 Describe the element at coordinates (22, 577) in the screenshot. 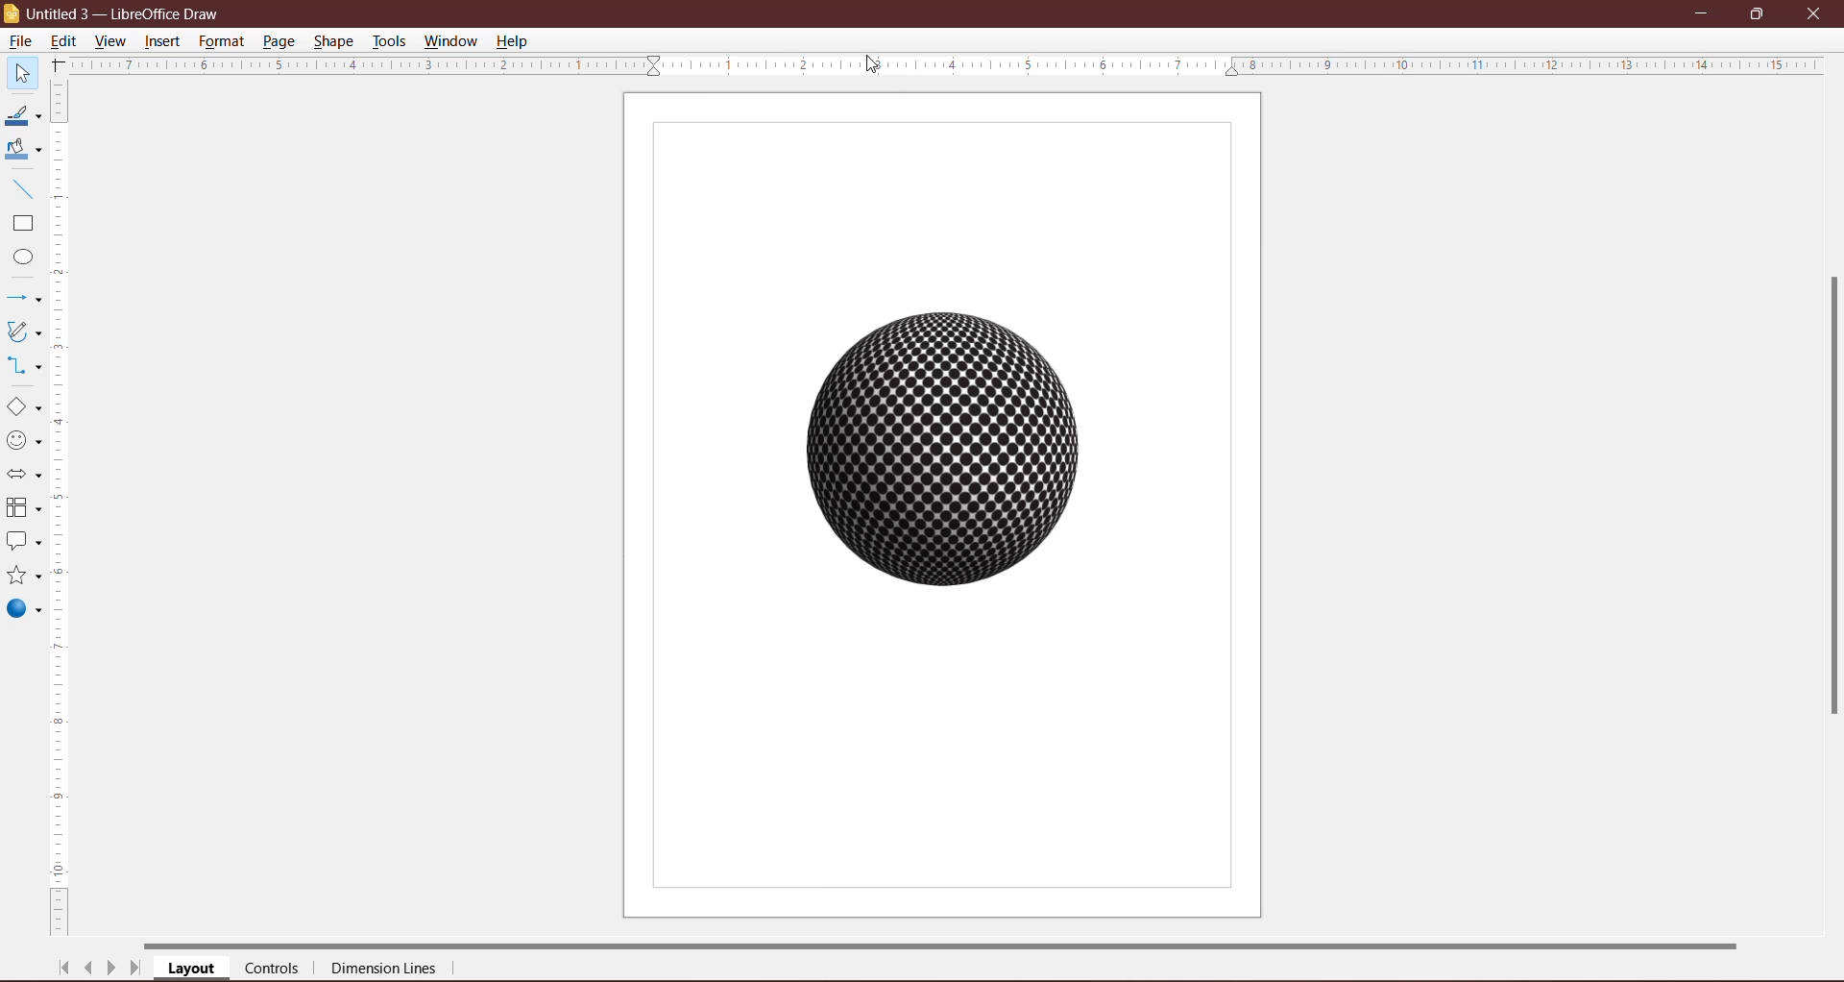

I see `Stars and Banners` at that location.